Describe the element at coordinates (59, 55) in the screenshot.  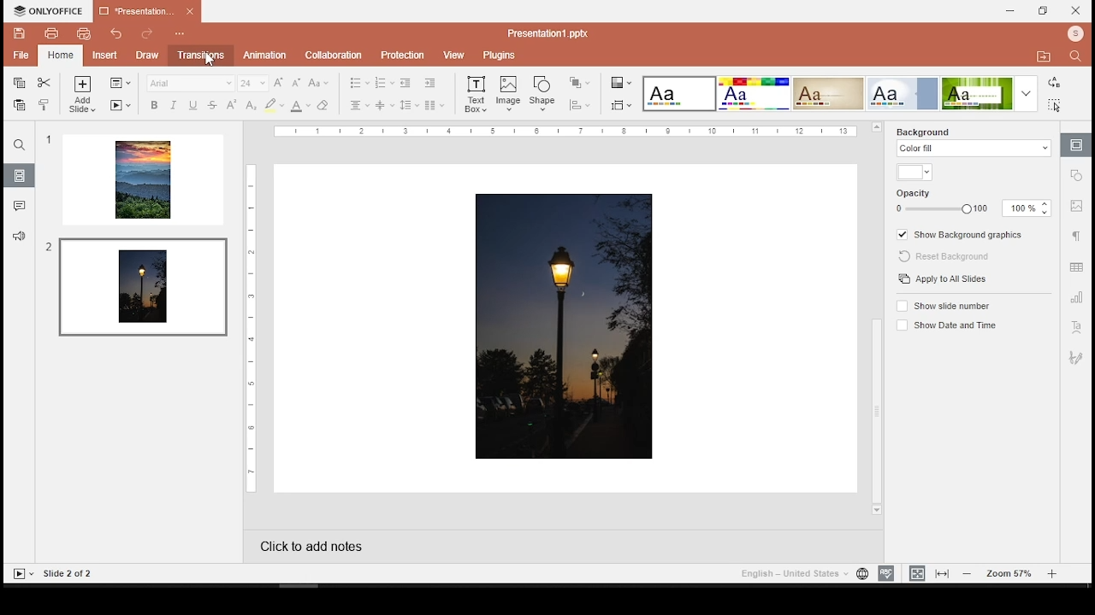
I see `quick print` at that location.